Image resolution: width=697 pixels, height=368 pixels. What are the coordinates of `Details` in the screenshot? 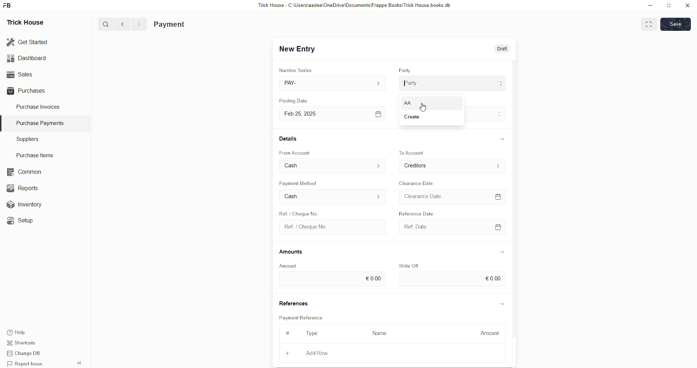 It's located at (290, 138).